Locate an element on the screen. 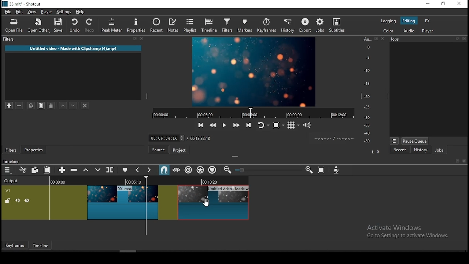 Image resolution: width=469 pixels, height=264 pixels. append is located at coordinates (62, 170).